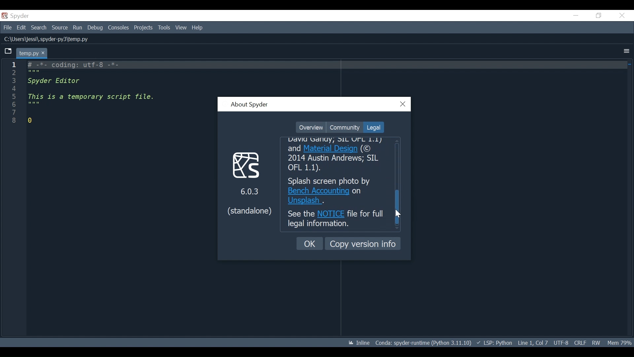  Describe the element at coordinates (21, 27) in the screenshot. I see `Edit` at that location.